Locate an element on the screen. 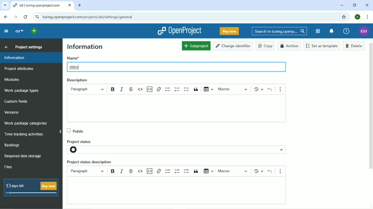 Image resolution: width=373 pixels, height=209 pixels. Modules is located at coordinates (318, 31).